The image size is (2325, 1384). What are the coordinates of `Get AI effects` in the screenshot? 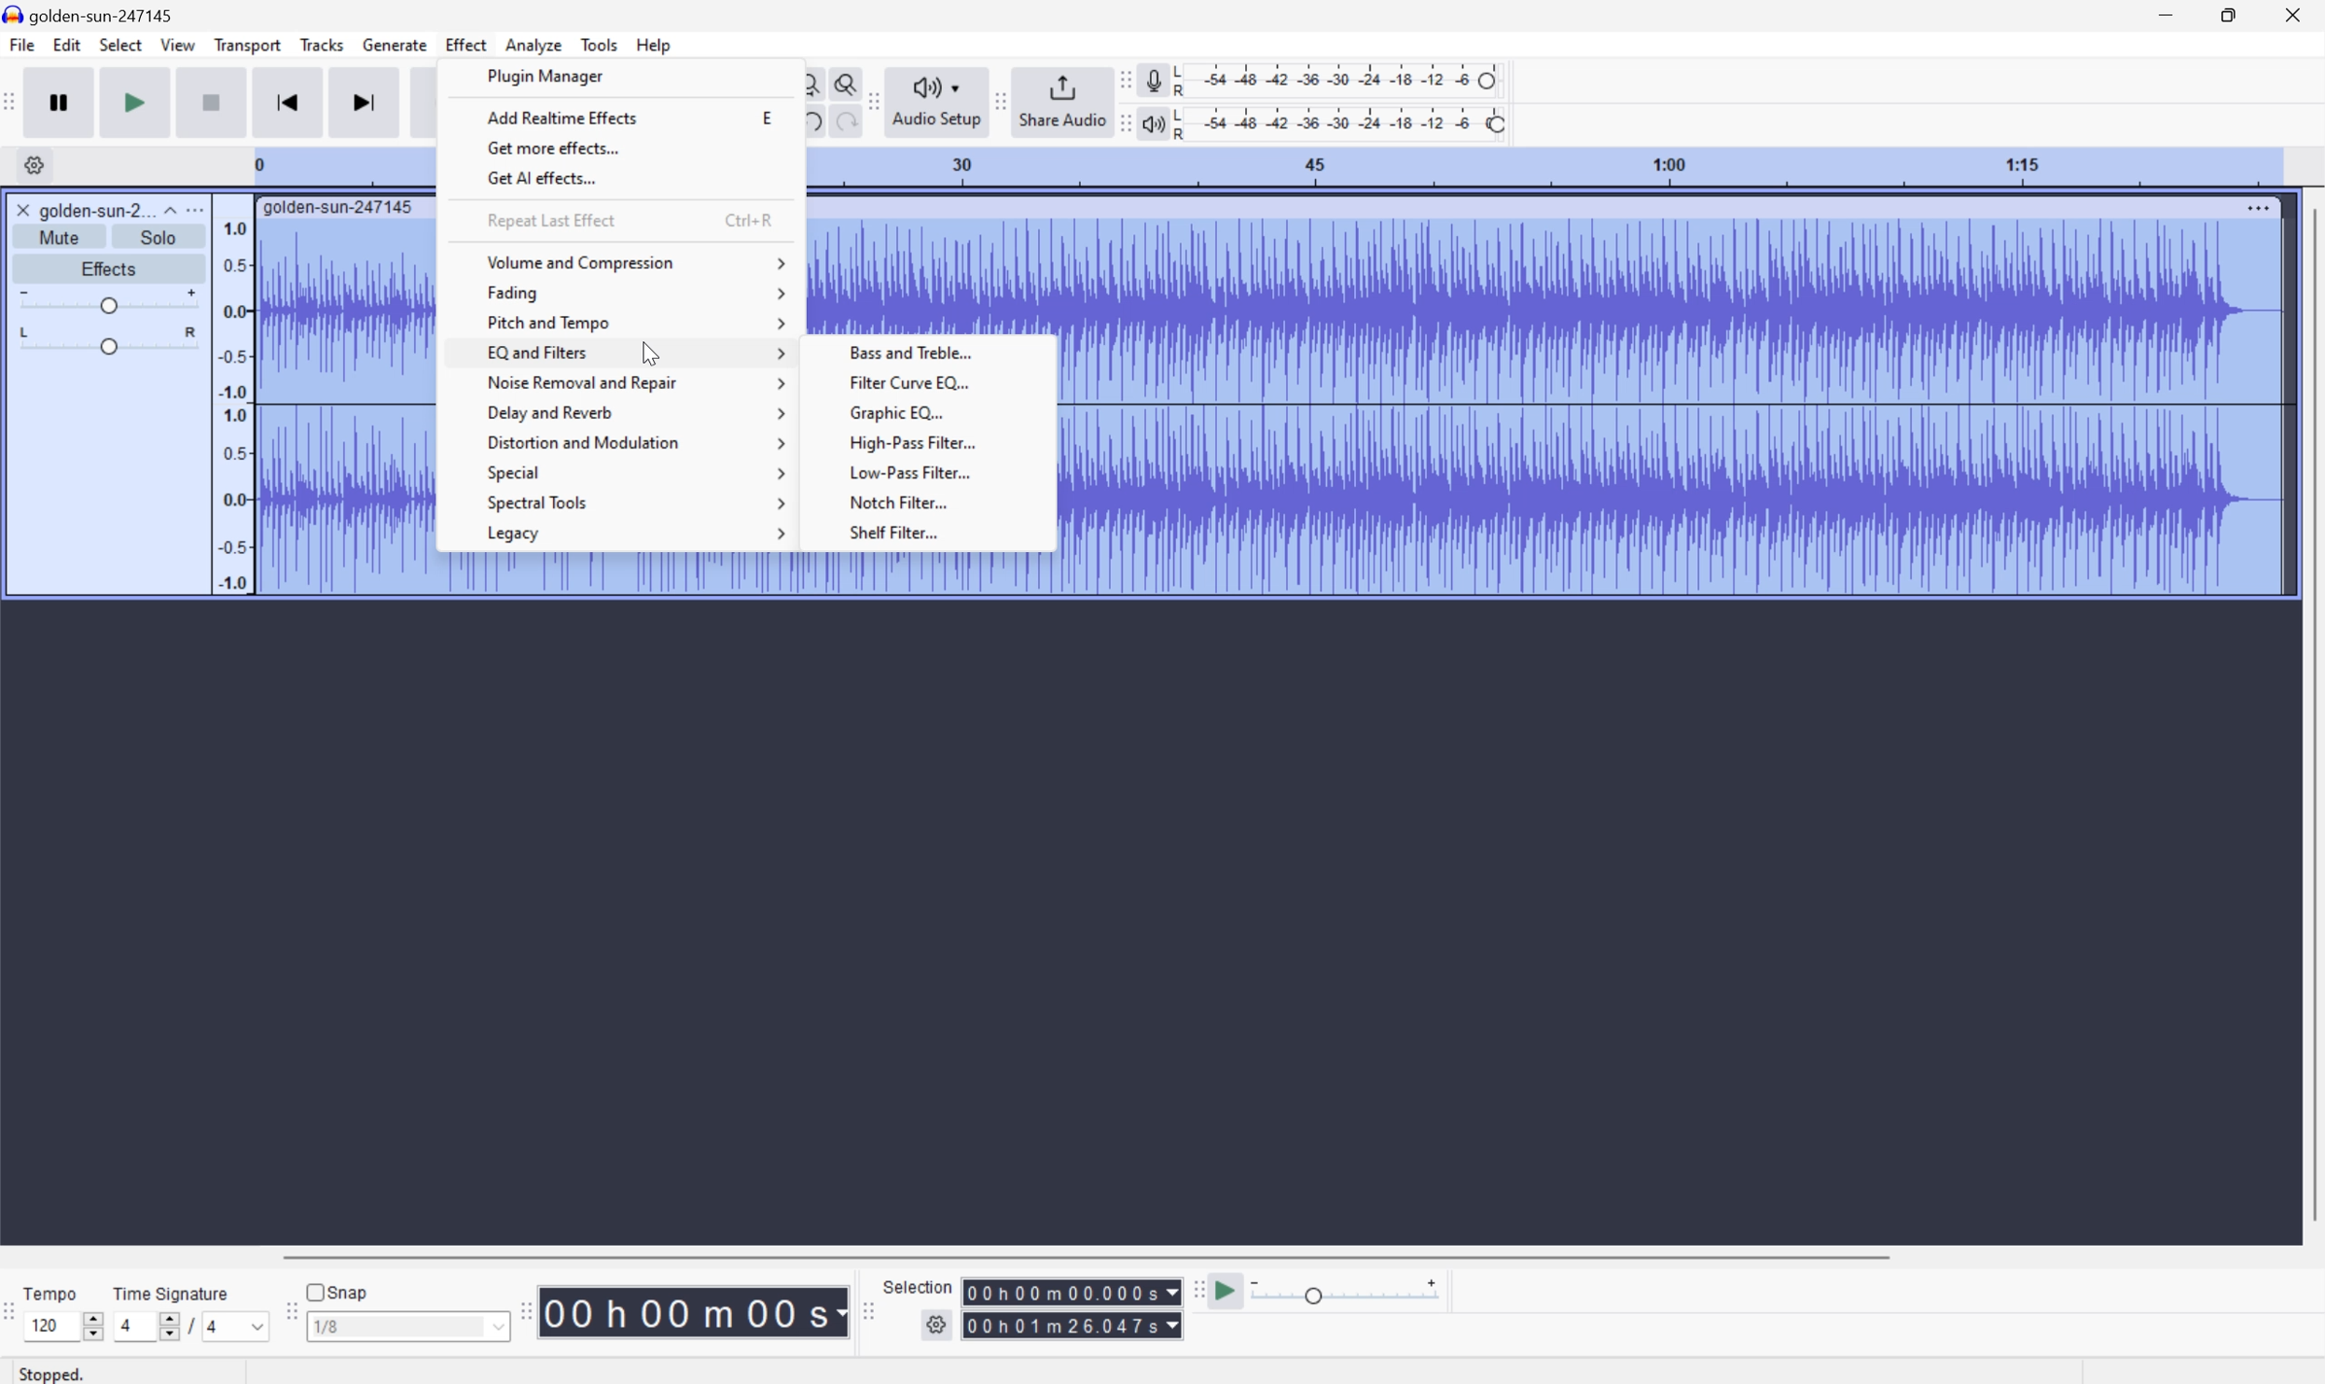 It's located at (544, 179).